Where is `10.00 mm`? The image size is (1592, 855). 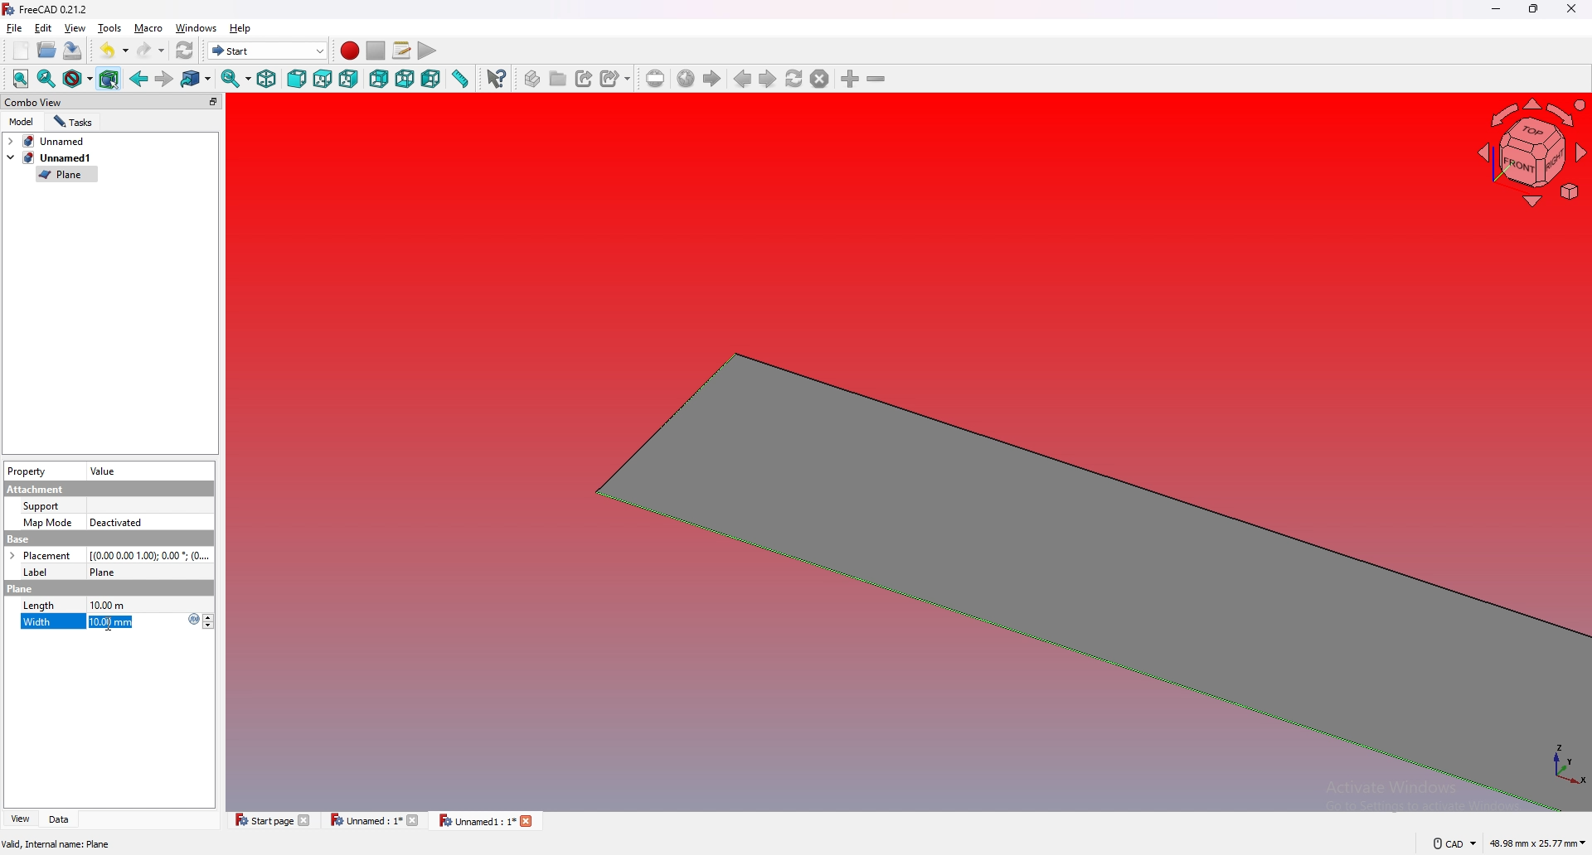
10.00 mm is located at coordinates (151, 622).